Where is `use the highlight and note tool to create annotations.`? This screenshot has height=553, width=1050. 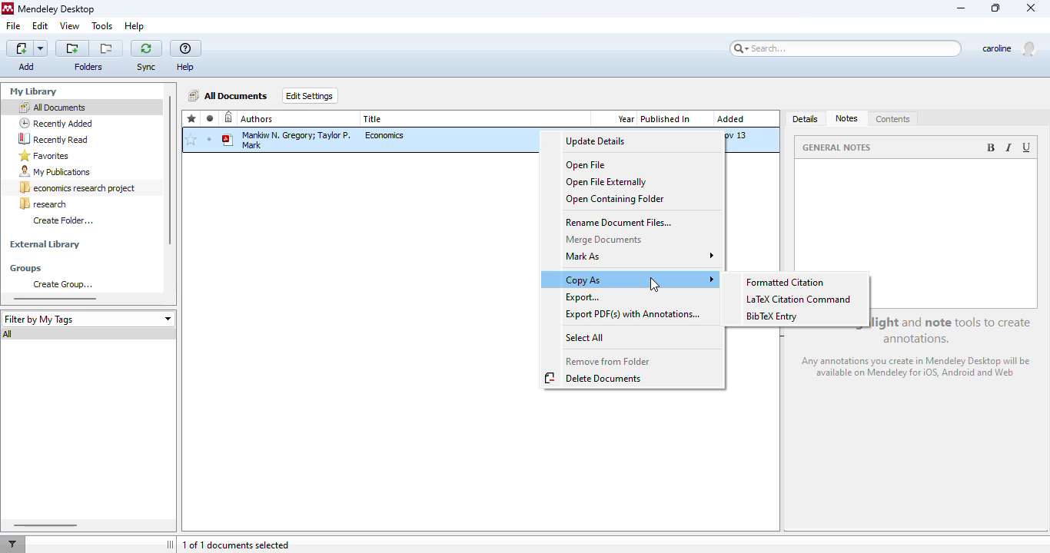
use the highlight and note tool to create annotations. is located at coordinates (953, 329).